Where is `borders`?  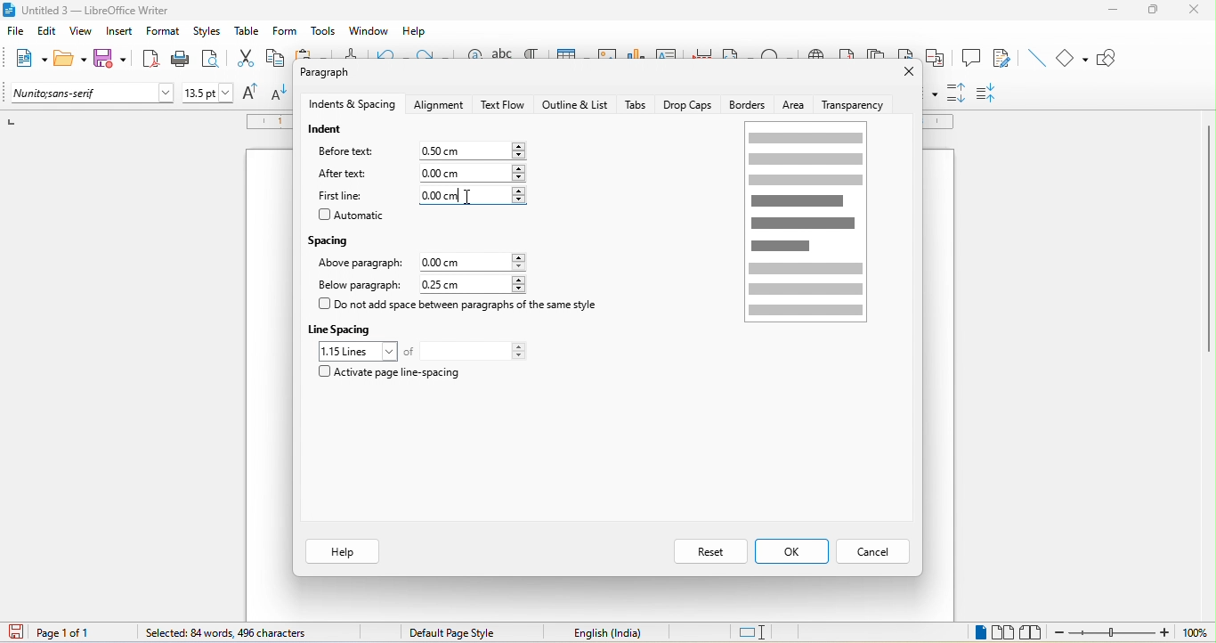 borders is located at coordinates (746, 105).